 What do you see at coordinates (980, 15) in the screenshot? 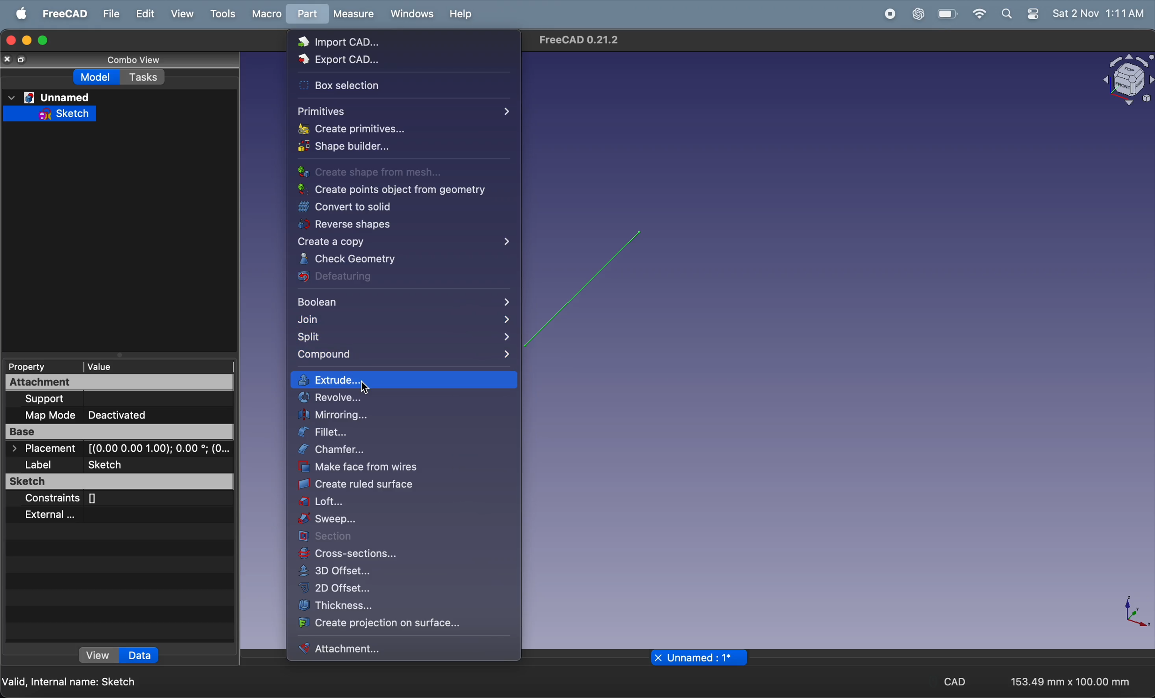
I see `wifi` at bounding box center [980, 15].